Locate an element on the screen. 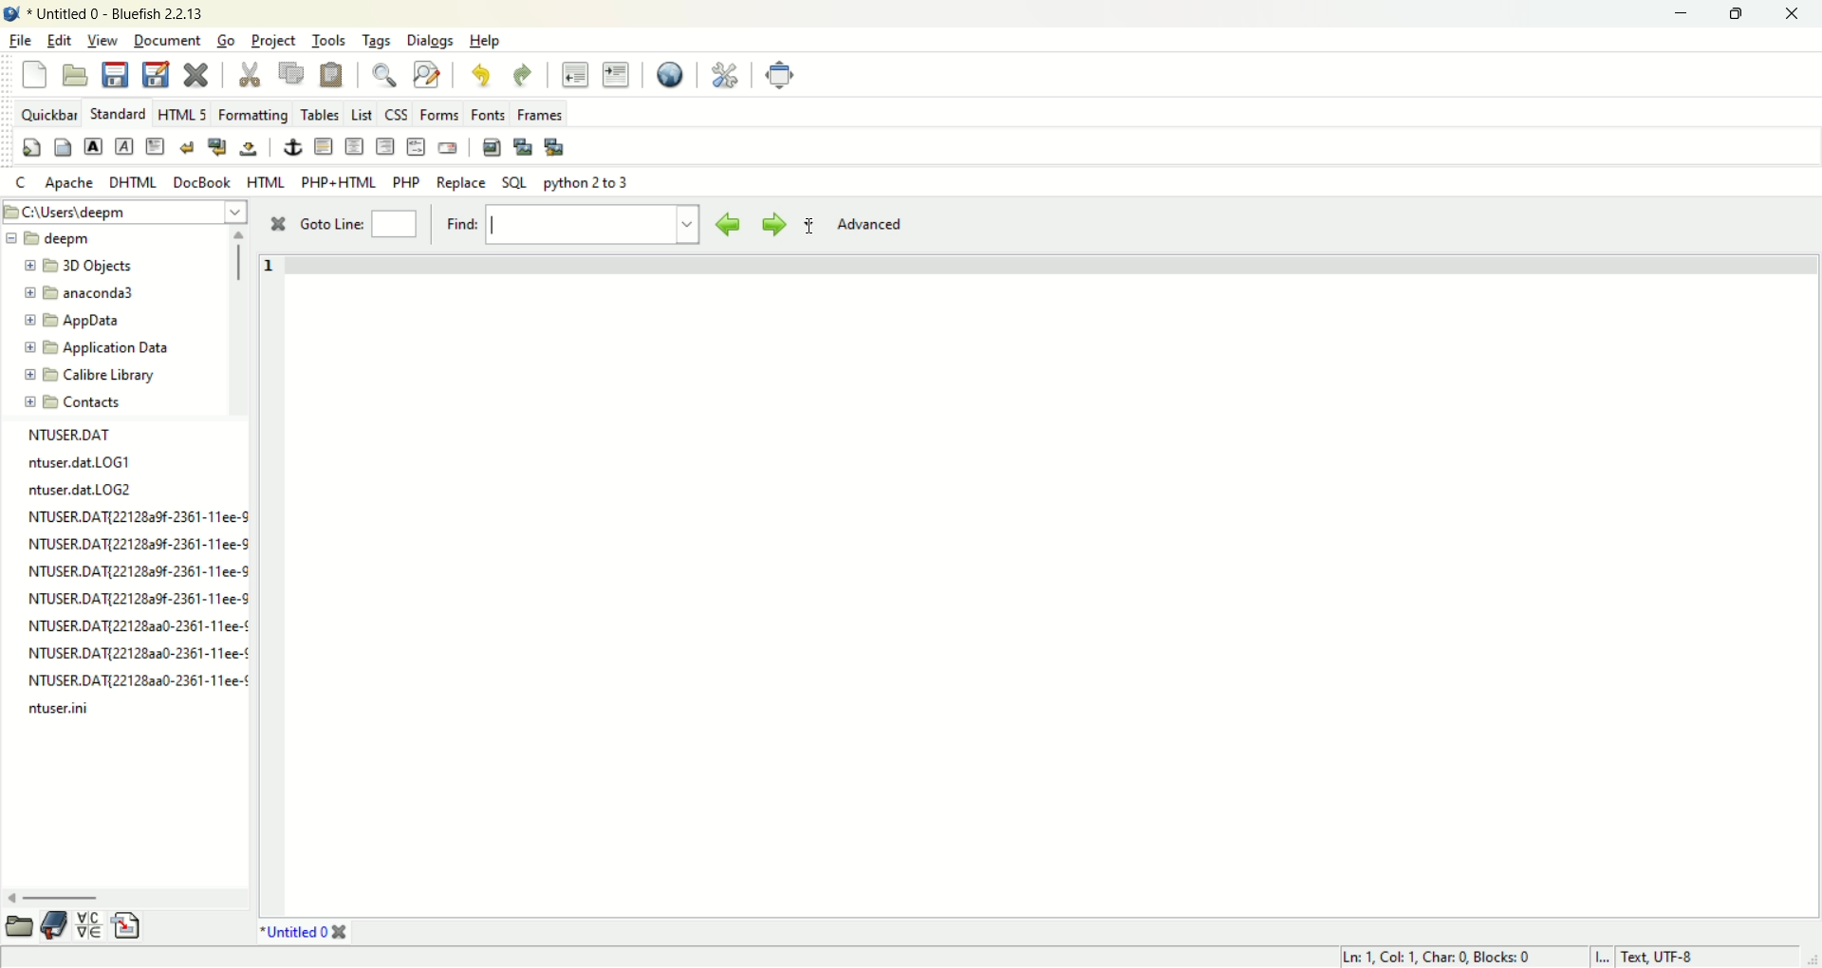  strong is located at coordinates (92, 146).